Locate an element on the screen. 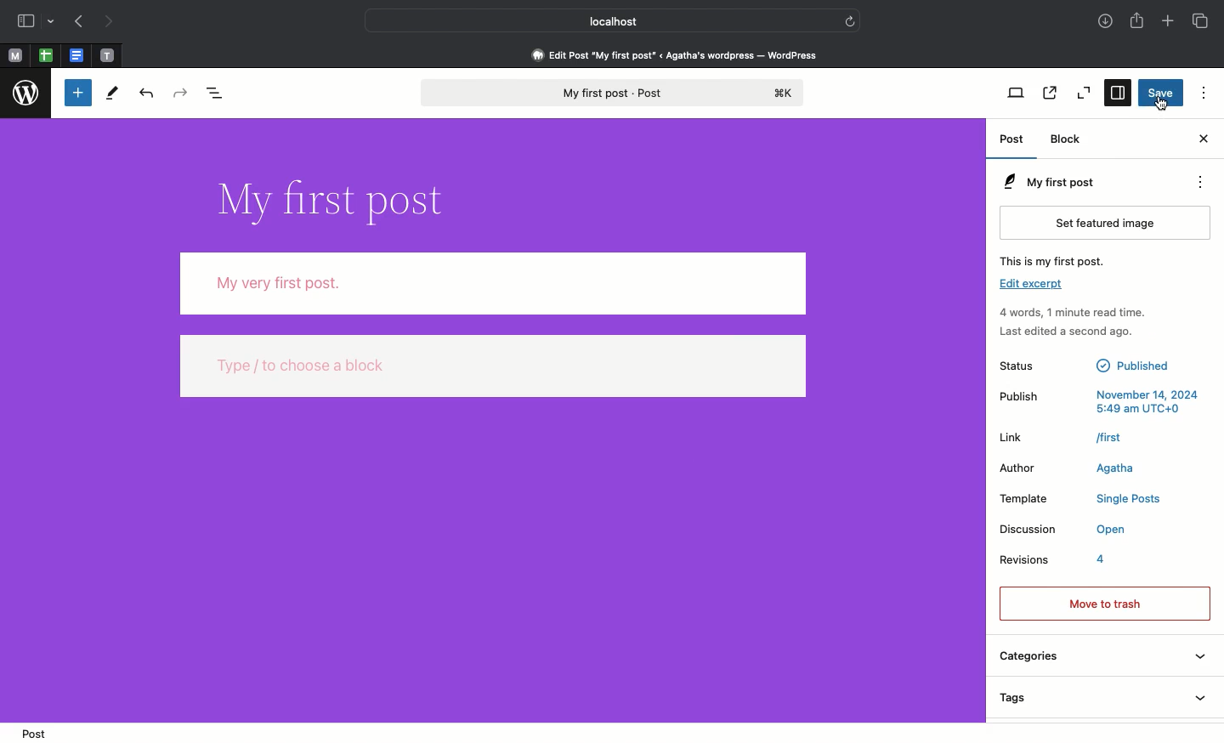 The height and width of the screenshot is (743, 1224). Edit Post "My first post” « Agatha's wordpress — WordPress is located at coordinates (680, 54).